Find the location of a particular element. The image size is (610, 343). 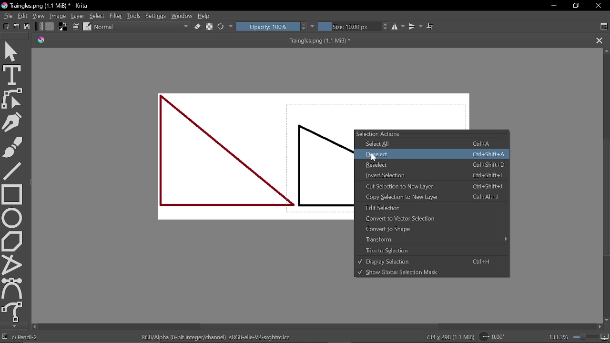

Line tool is located at coordinates (13, 171).